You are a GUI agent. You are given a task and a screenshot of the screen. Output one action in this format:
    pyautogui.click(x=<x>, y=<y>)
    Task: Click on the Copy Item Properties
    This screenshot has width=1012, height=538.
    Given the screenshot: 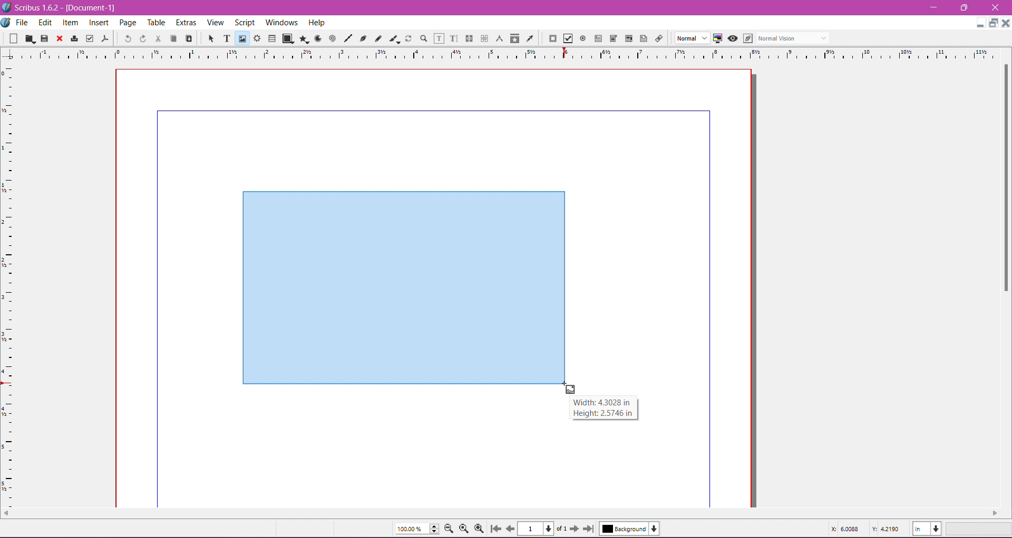 What is the action you would take?
    pyautogui.click(x=515, y=38)
    